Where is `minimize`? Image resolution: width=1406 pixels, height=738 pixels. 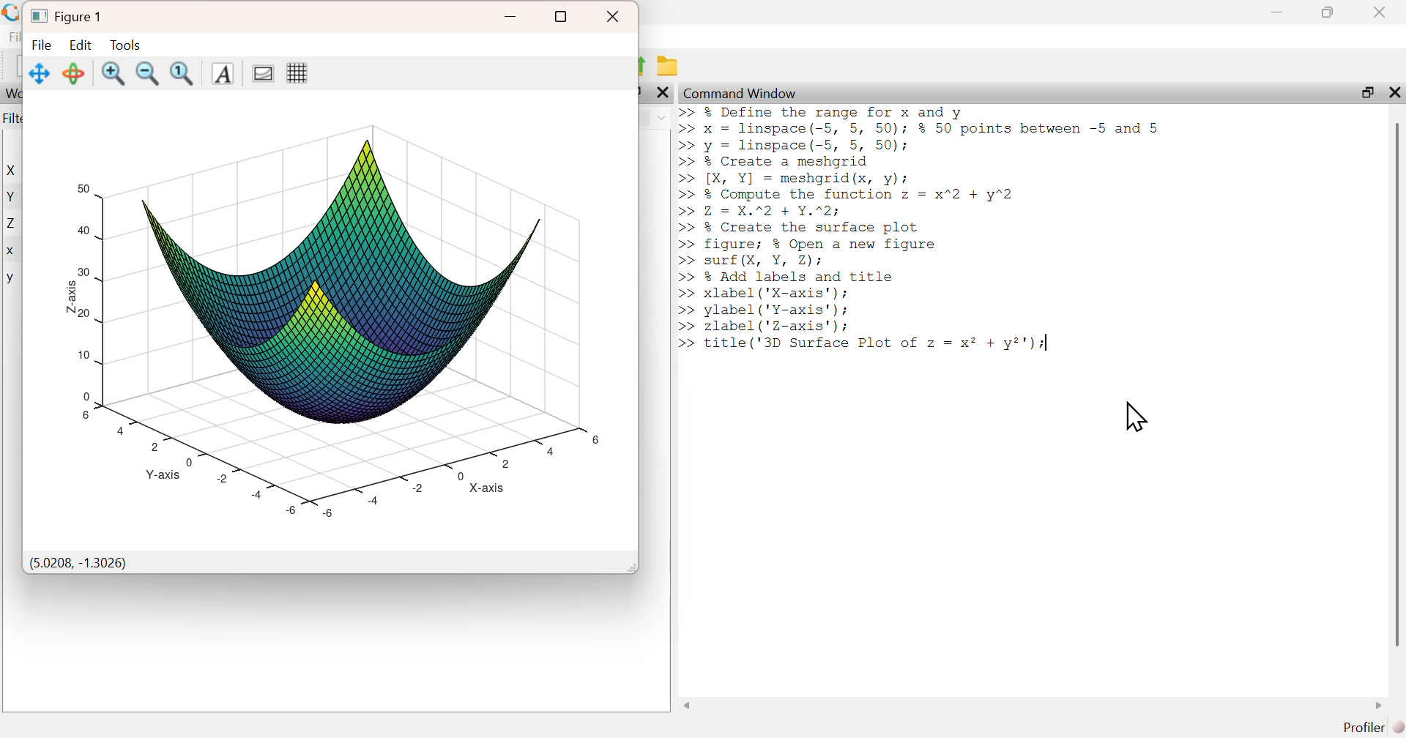
minimize is located at coordinates (1277, 12).